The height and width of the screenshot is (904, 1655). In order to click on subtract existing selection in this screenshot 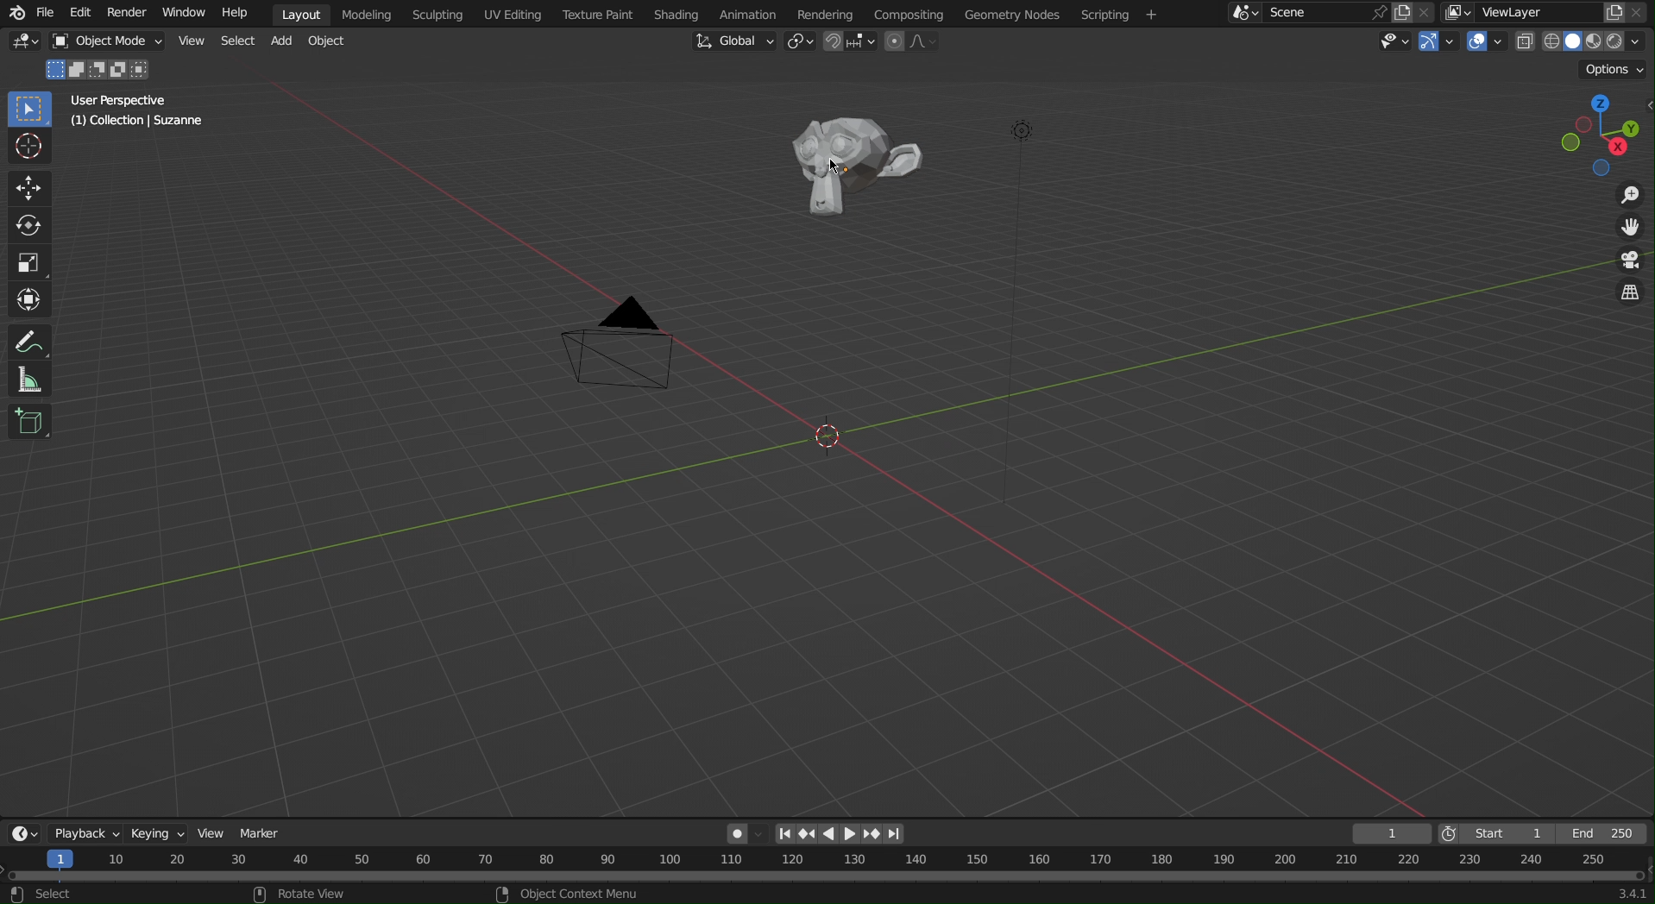, I will do `click(100, 72)`.